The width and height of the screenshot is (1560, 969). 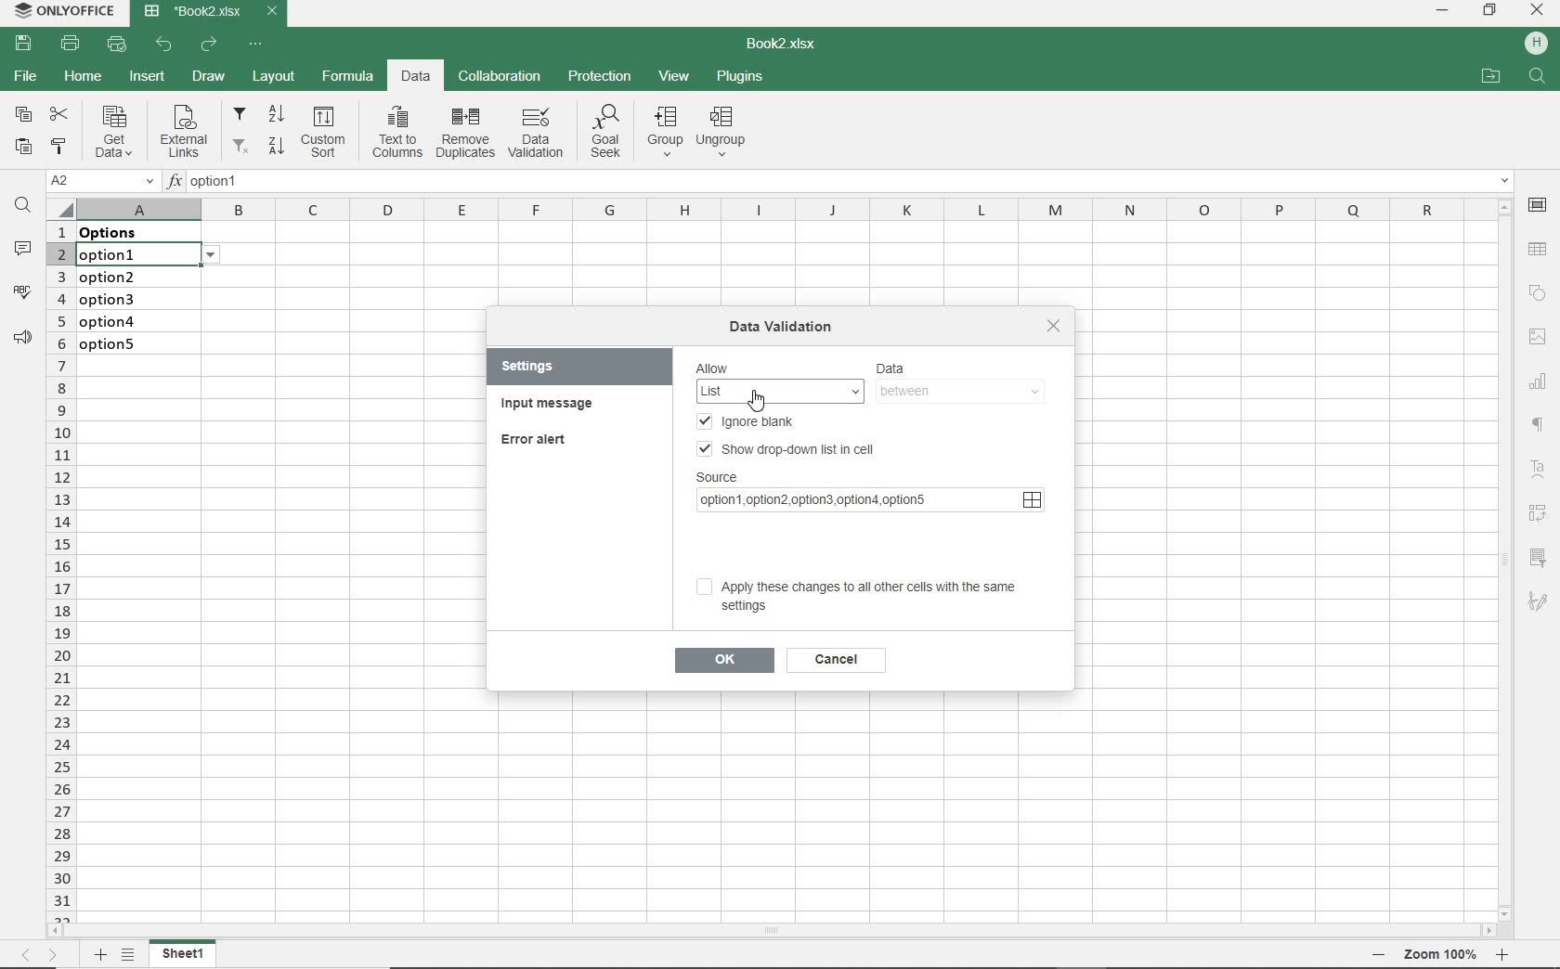 What do you see at coordinates (138, 257) in the screenshot?
I see `selected cell` at bounding box center [138, 257].